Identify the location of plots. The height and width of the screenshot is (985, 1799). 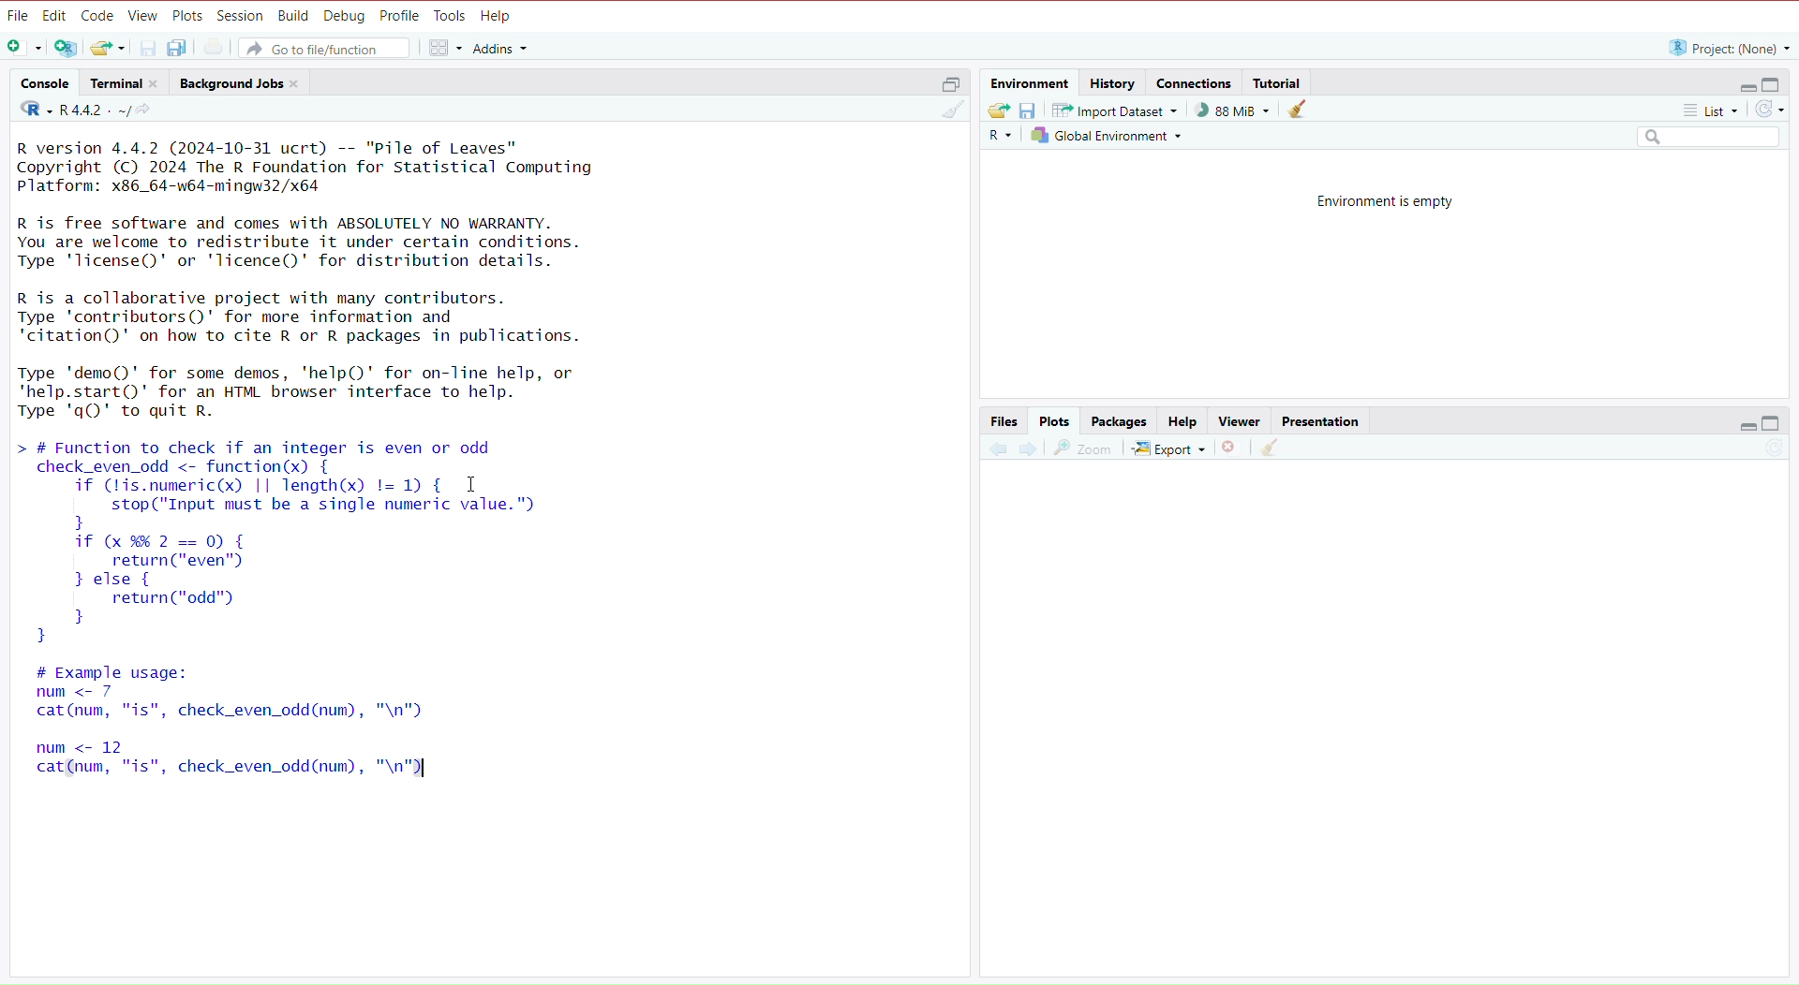
(187, 15).